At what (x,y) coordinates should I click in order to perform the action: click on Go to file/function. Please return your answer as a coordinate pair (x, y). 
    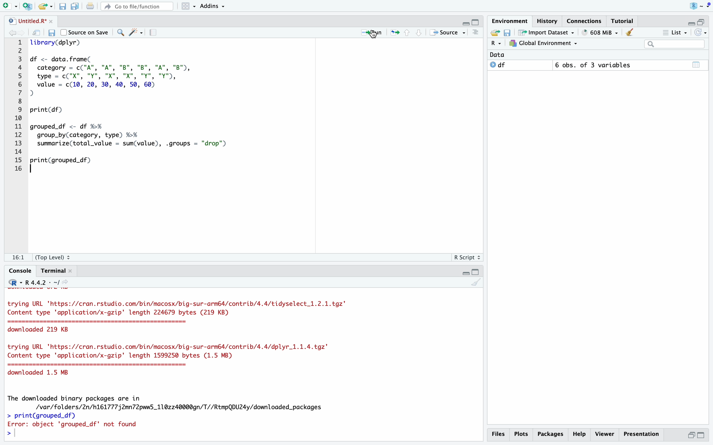
    Looking at the image, I should click on (136, 6).